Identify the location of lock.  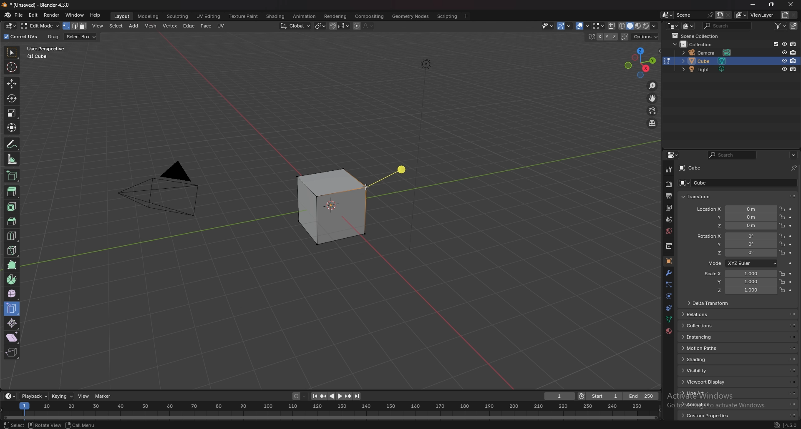
(782, 281).